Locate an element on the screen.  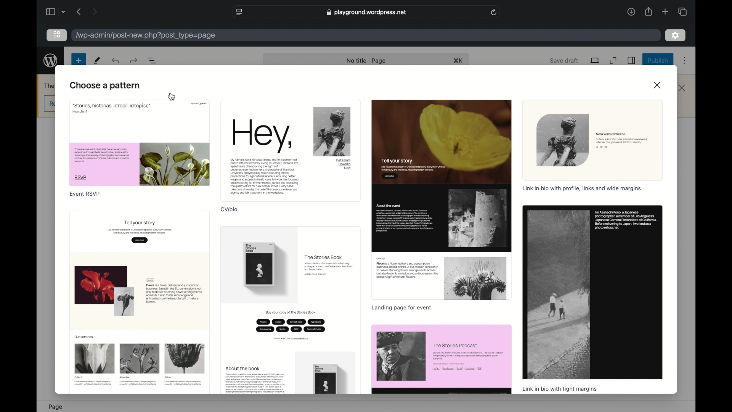
document overview is located at coordinates (154, 61).